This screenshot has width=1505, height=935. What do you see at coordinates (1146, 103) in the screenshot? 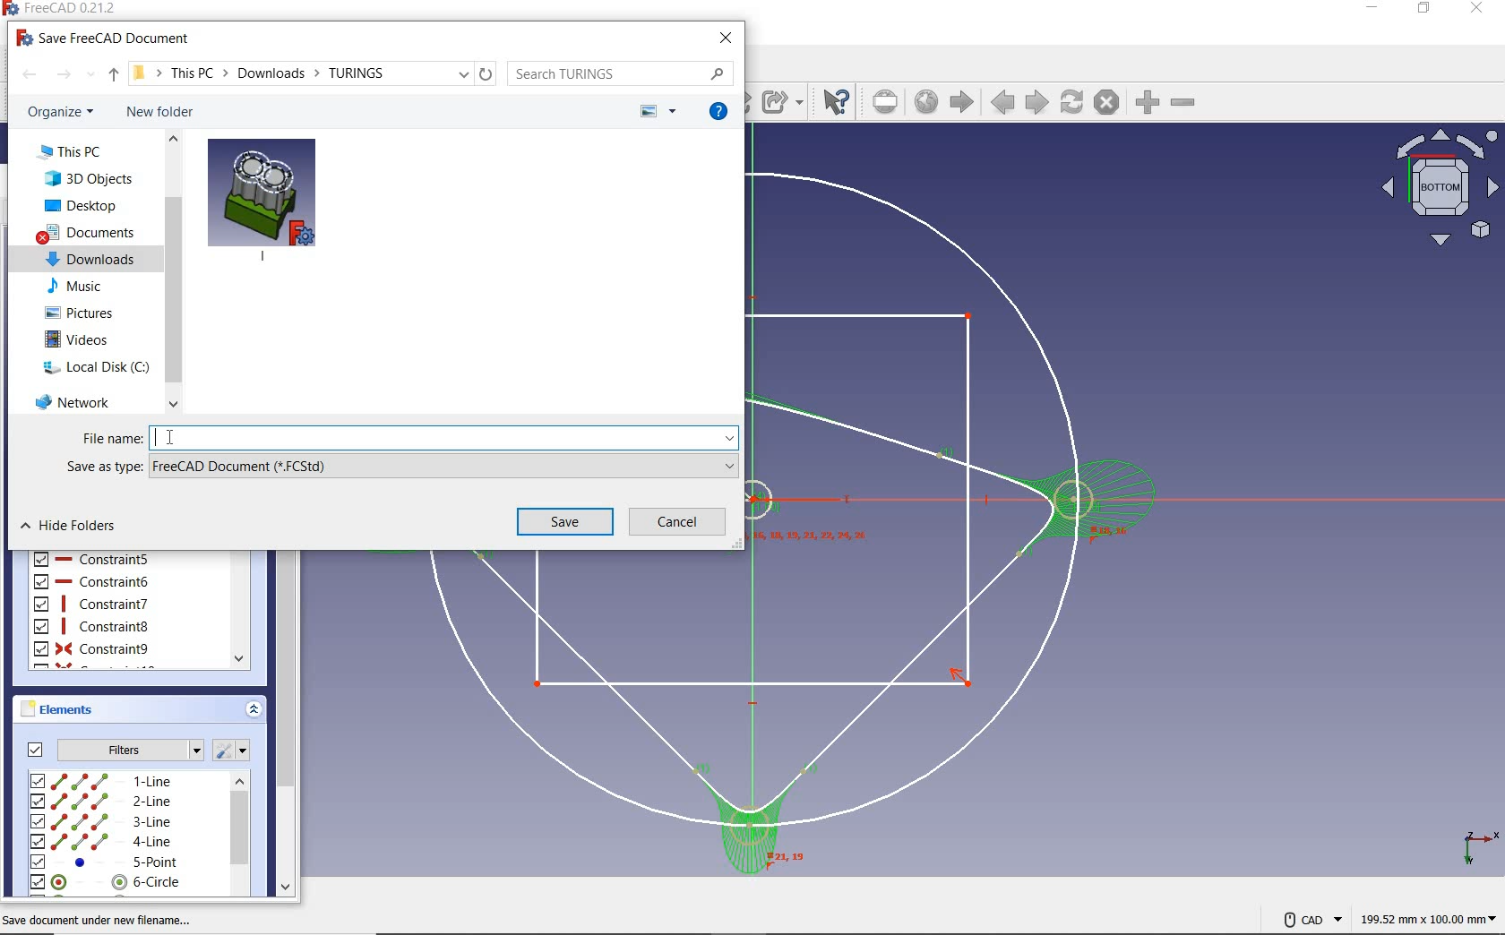
I see `zoom in` at bounding box center [1146, 103].